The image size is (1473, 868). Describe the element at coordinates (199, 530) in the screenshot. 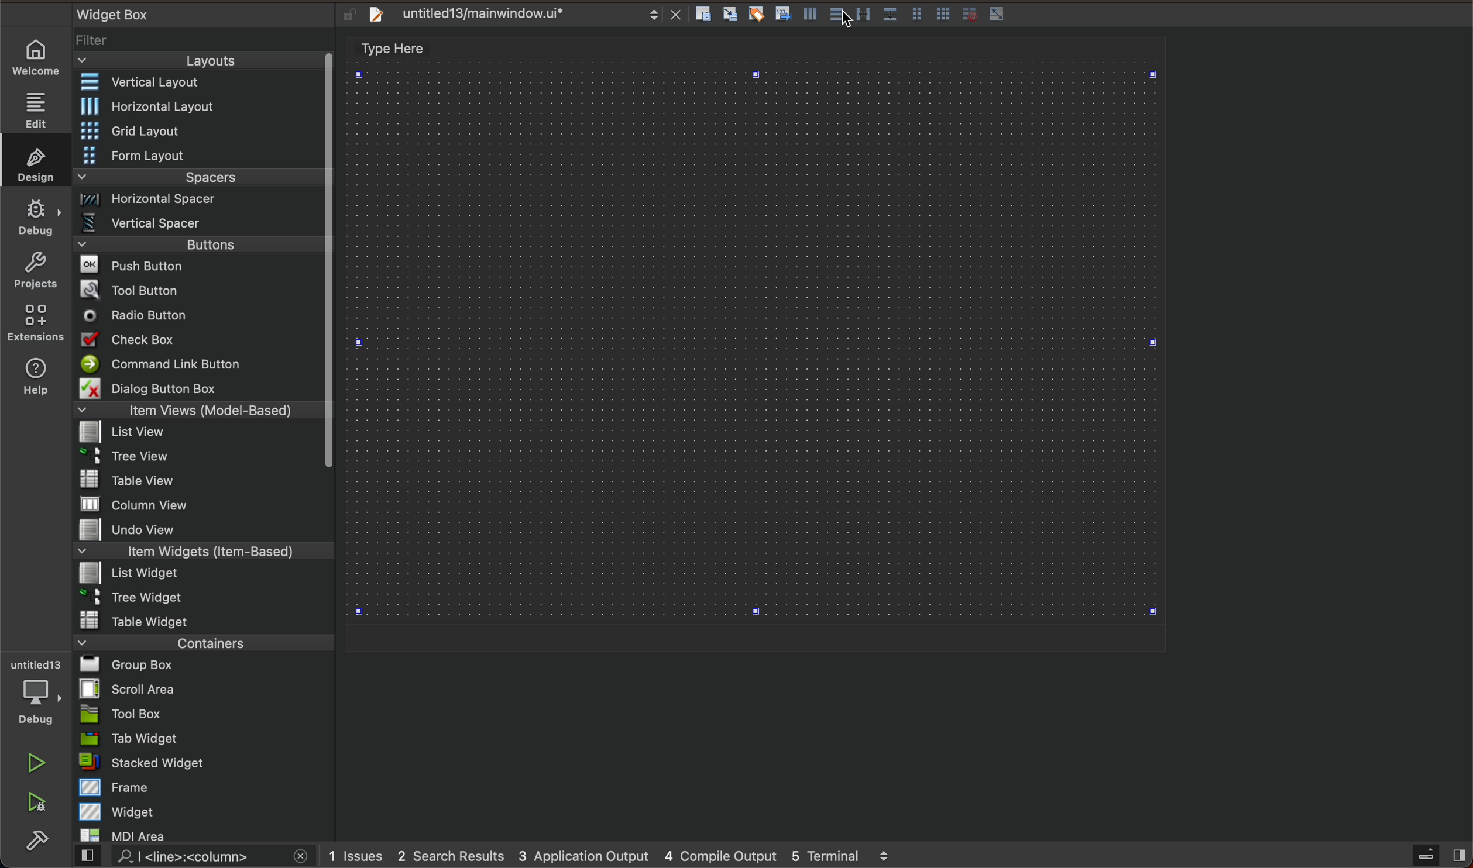

I see `undo view` at that location.